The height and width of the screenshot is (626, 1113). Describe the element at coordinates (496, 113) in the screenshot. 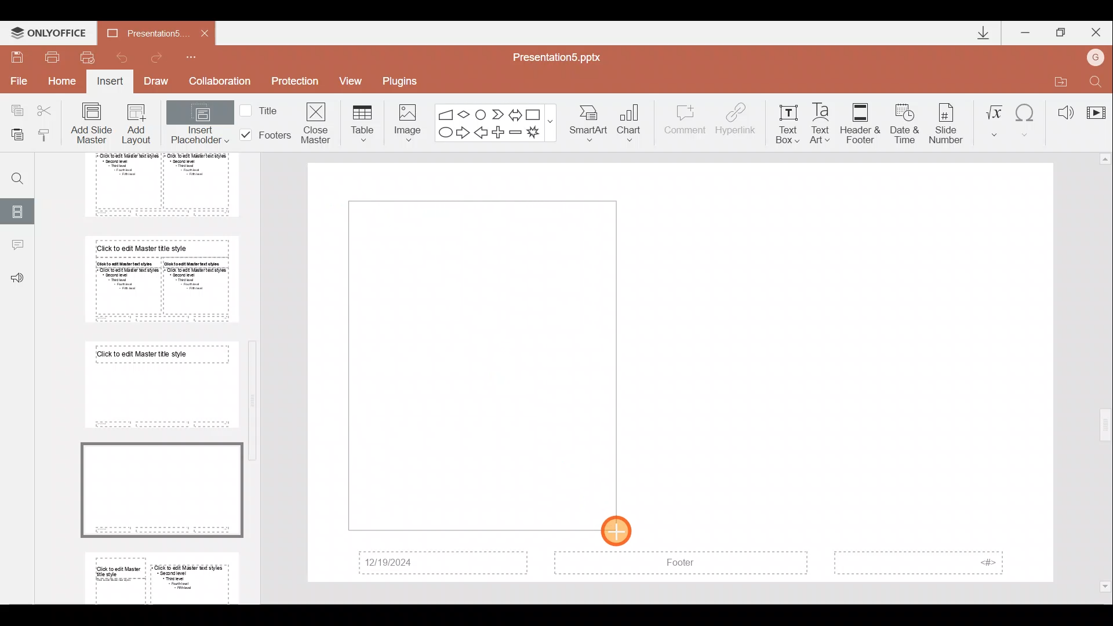

I see `Chevron` at that location.